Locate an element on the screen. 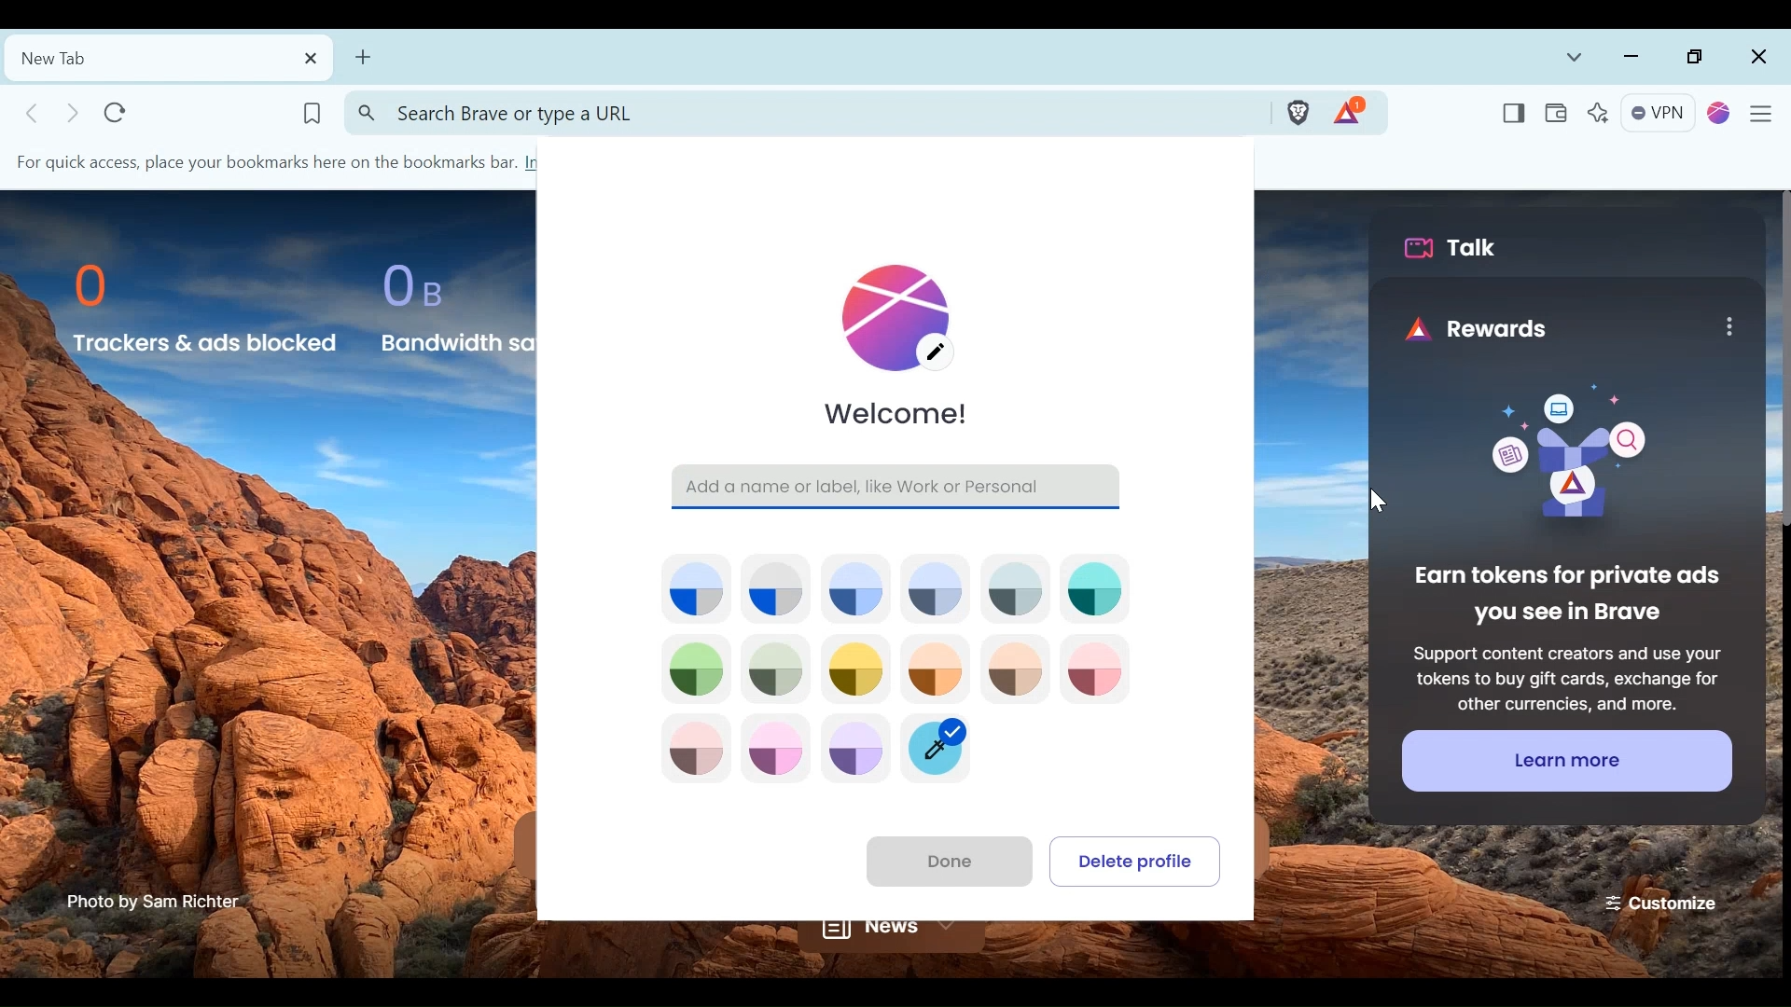 The height and width of the screenshot is (1007, 1791). Wallet is located at coordinates (1554, 115).